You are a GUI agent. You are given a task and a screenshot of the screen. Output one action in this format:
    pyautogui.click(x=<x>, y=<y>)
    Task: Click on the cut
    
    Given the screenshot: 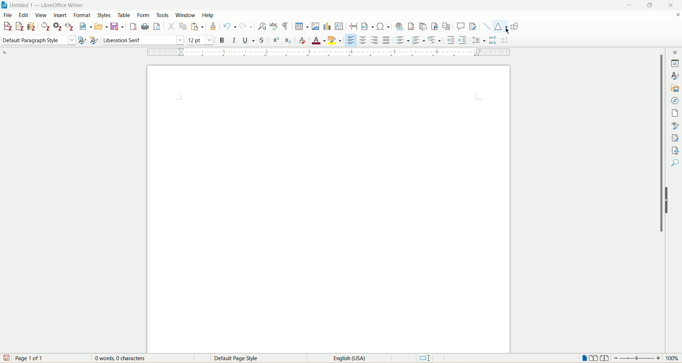 What is the action you would take?
    pyautogui.click(x=171, y=27)
    